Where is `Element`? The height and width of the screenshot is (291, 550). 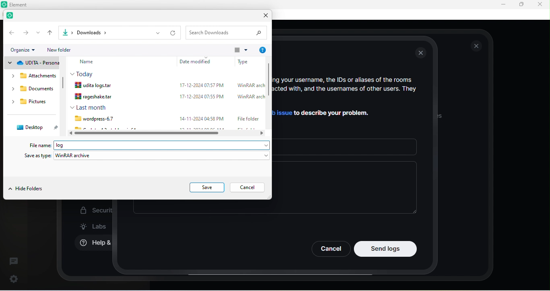 Element is located at coordinates (22, 4).